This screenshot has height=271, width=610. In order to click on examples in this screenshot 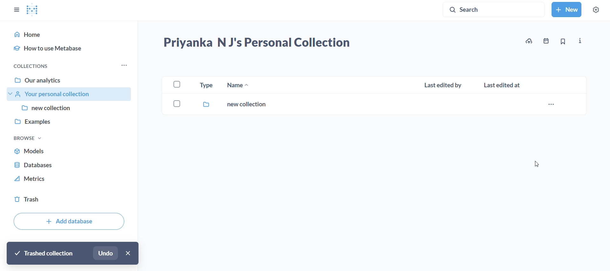, I will do `click(71, 123)`.